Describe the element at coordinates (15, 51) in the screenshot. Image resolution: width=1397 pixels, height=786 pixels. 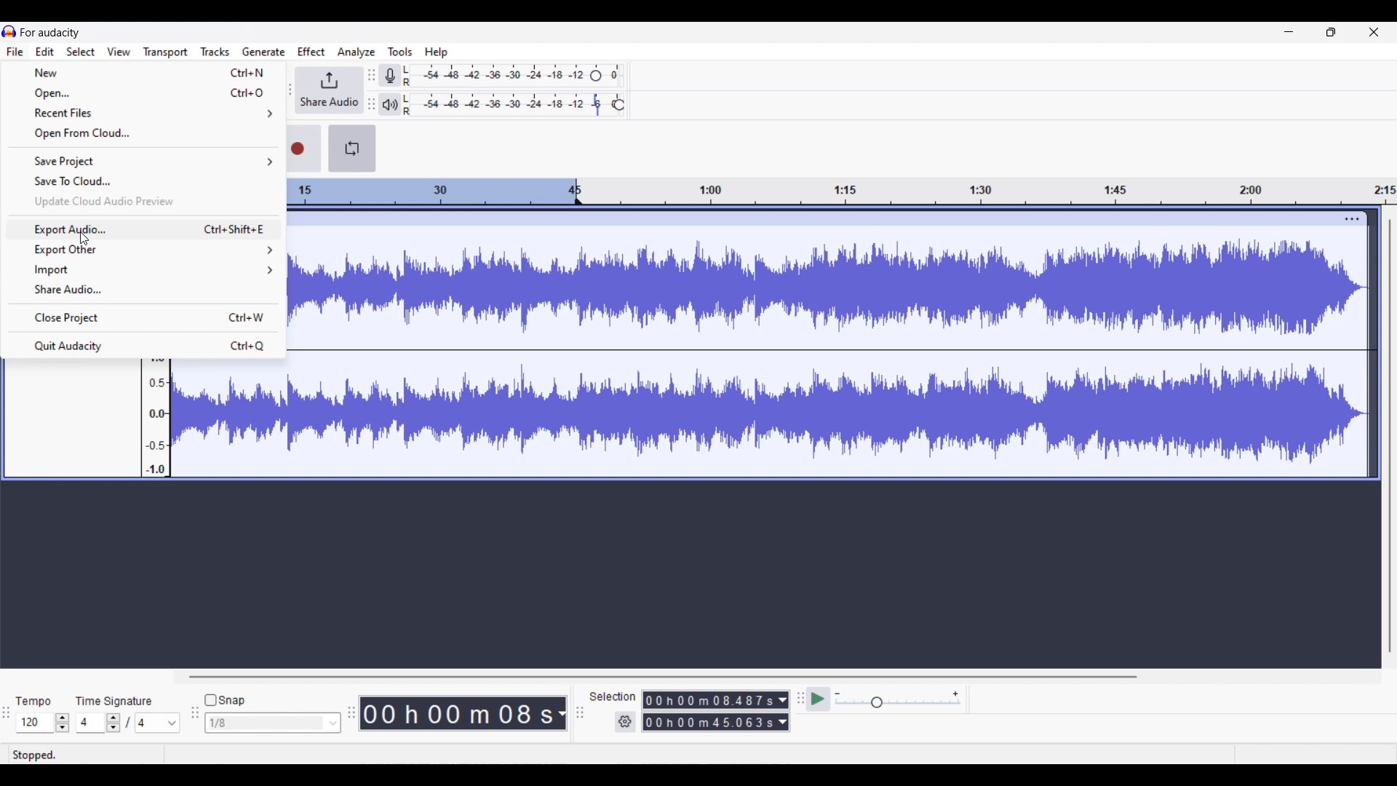
I see `File menu` at that location.